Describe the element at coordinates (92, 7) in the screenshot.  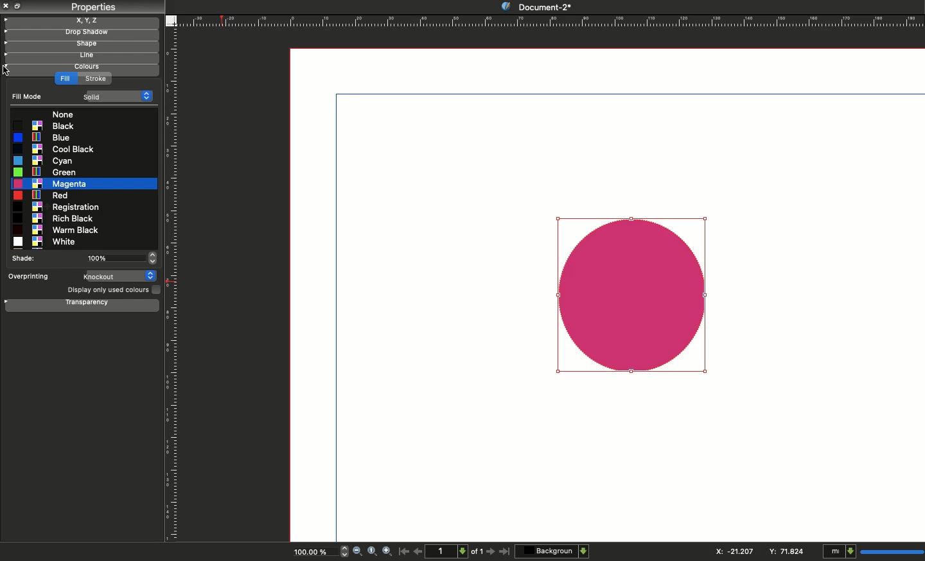
I see `Properties` at that location.